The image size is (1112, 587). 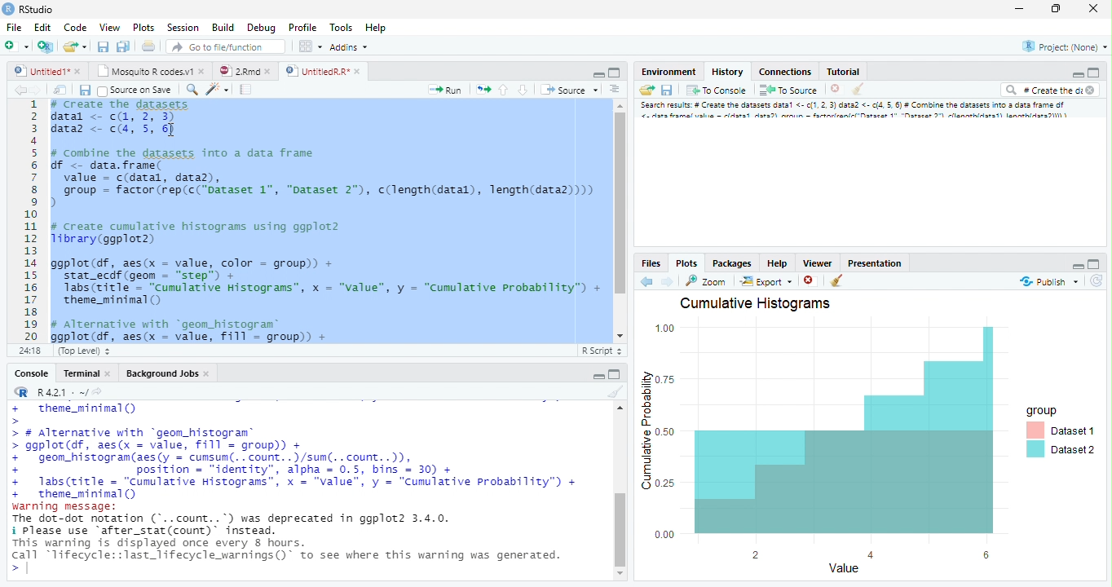 What do you see at coordinates (35, 93) in the screenshot?
I see `Next` at bounding box center [35, 93].